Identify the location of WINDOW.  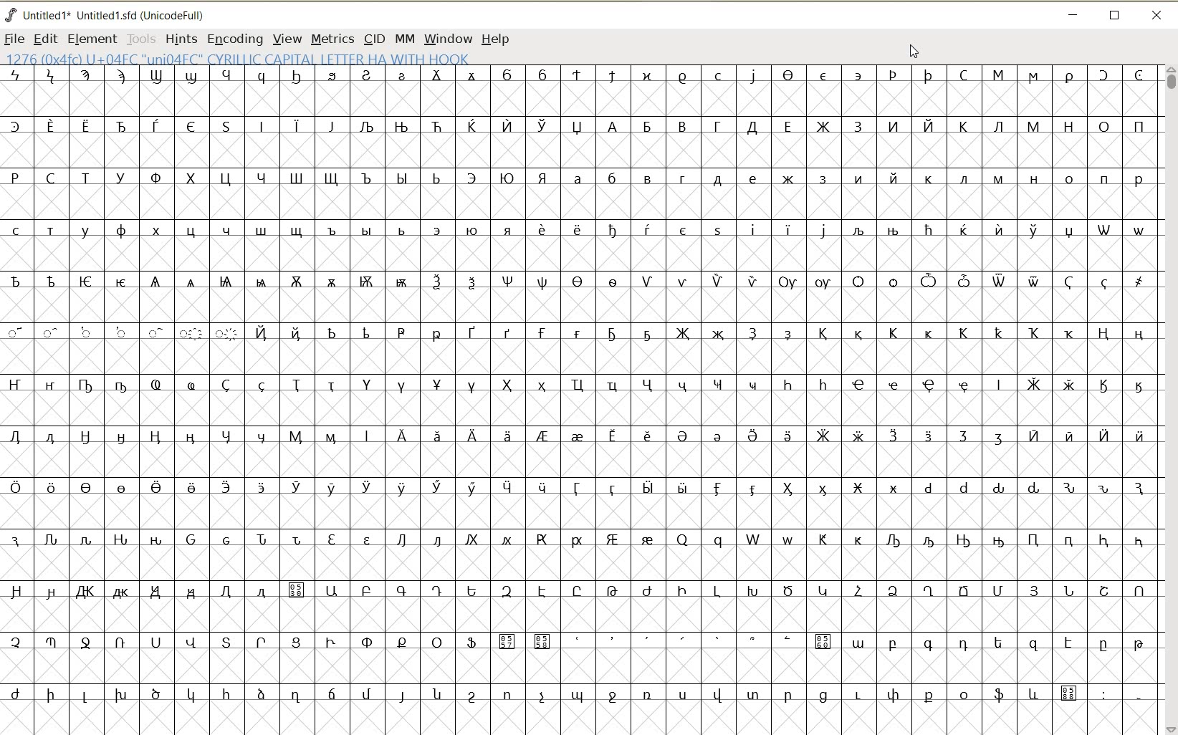
(448, 38).